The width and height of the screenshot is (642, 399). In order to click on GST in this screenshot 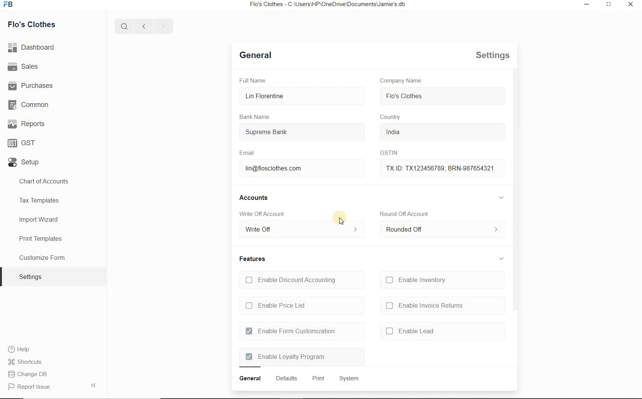, I will do `click(22, 143)`.